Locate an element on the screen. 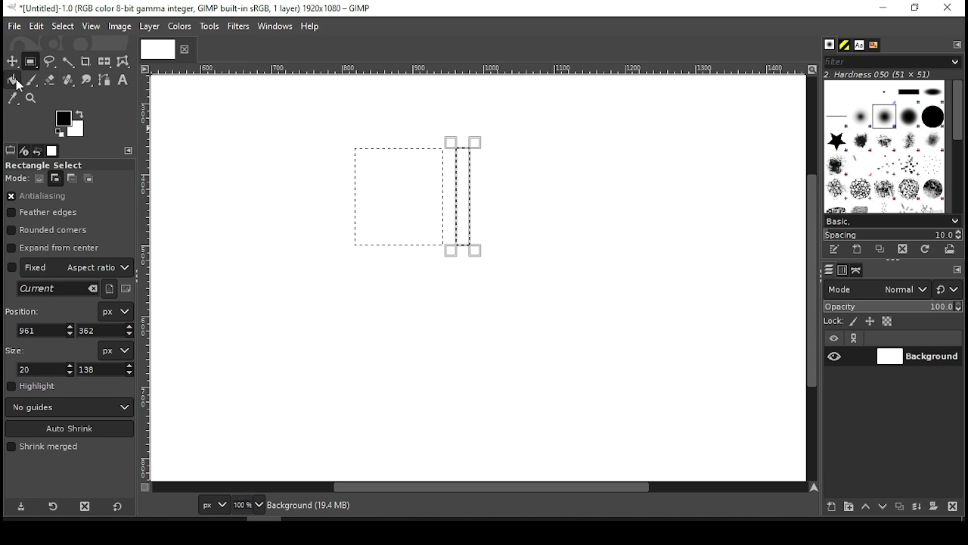 The width and height of the screenshot is (968, 545). tools is located at coordinates (211, 27).